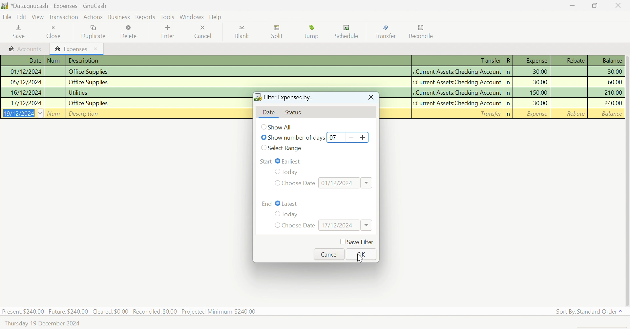  Describe the element at coordinates (55, 6) in the screenshot. I see `*Data.gnucash - Accounts - GnuCash` at that location.